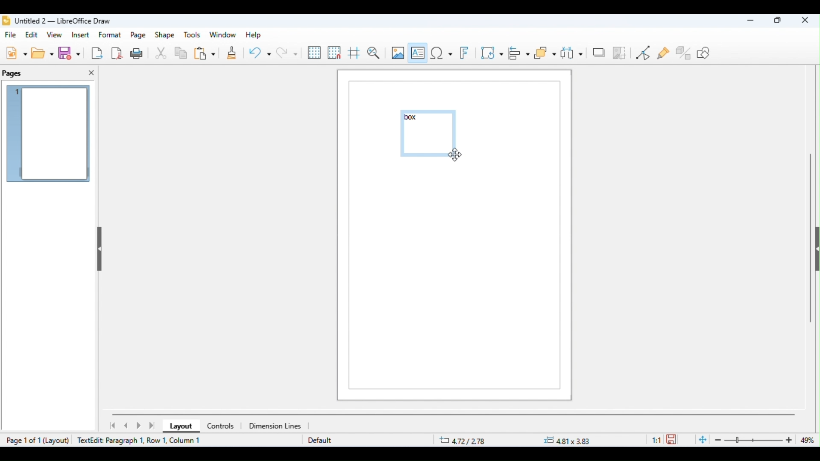 Image resolution: width=820 pixels, height=461 pixels. Describe the element at coordinates (49, 135) in the screenshot. I see `current page ` at that location.